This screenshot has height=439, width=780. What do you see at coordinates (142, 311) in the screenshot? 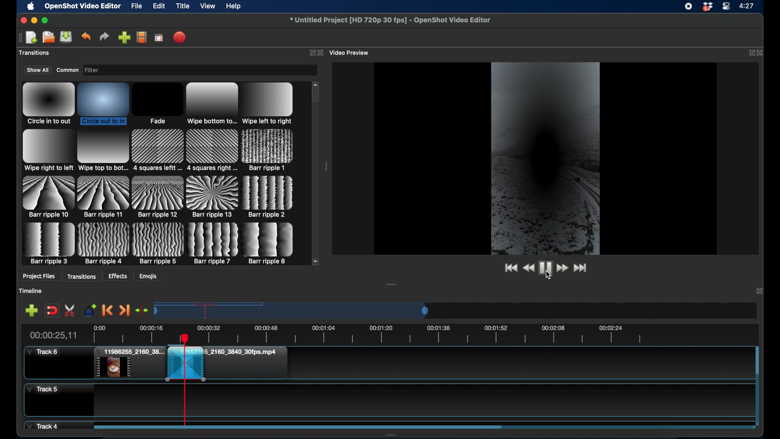
I see `center the timeline playhead` at bounding box center [142, 311].